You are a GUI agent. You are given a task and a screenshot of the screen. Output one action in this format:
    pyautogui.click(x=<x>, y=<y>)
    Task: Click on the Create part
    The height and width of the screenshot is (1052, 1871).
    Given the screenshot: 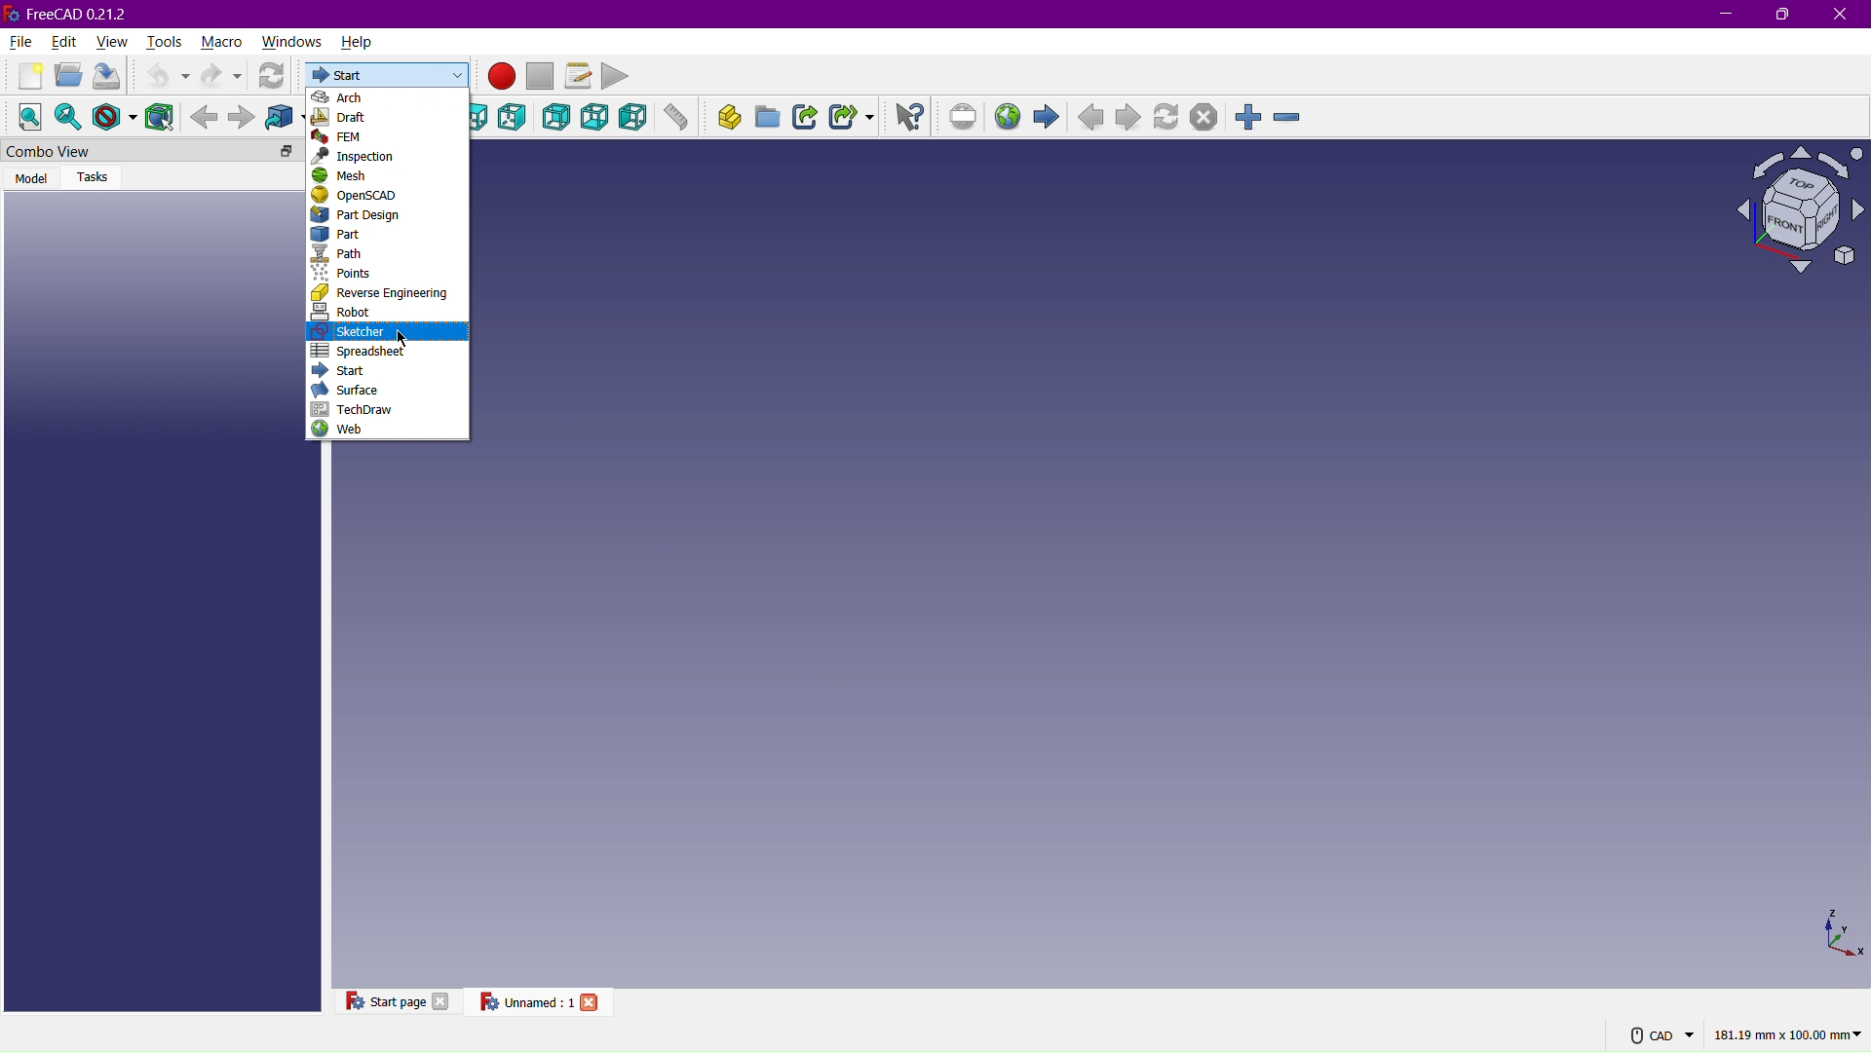 What is the action you would take?
    pyautogui.click(x=729, y=116)
    